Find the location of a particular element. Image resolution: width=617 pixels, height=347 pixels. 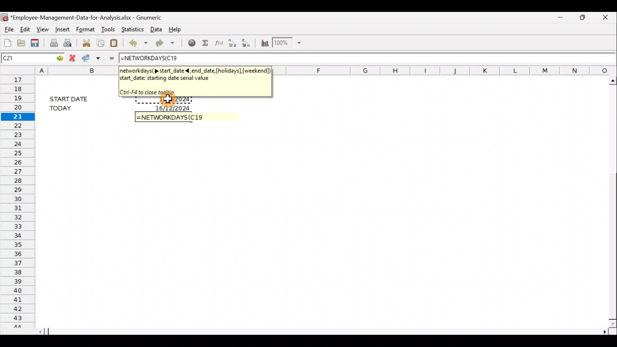

START DATE is located at coordinates (73, 98).